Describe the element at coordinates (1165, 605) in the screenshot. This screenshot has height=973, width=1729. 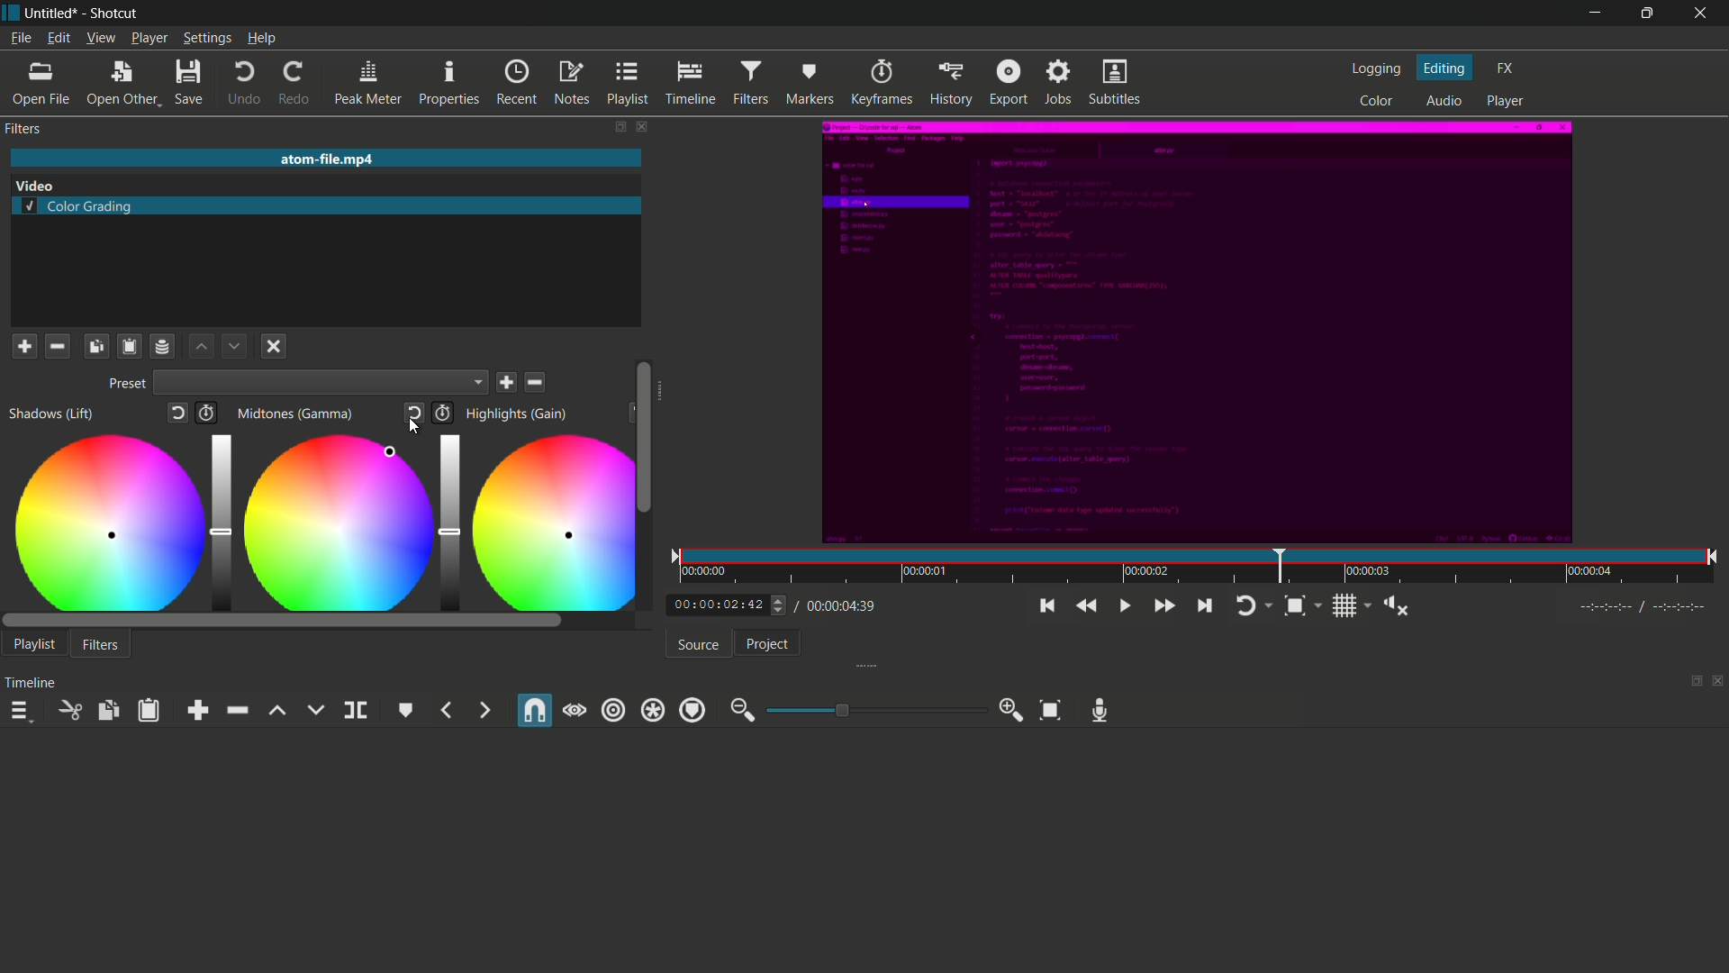
I see `quickly play forward` at that location.